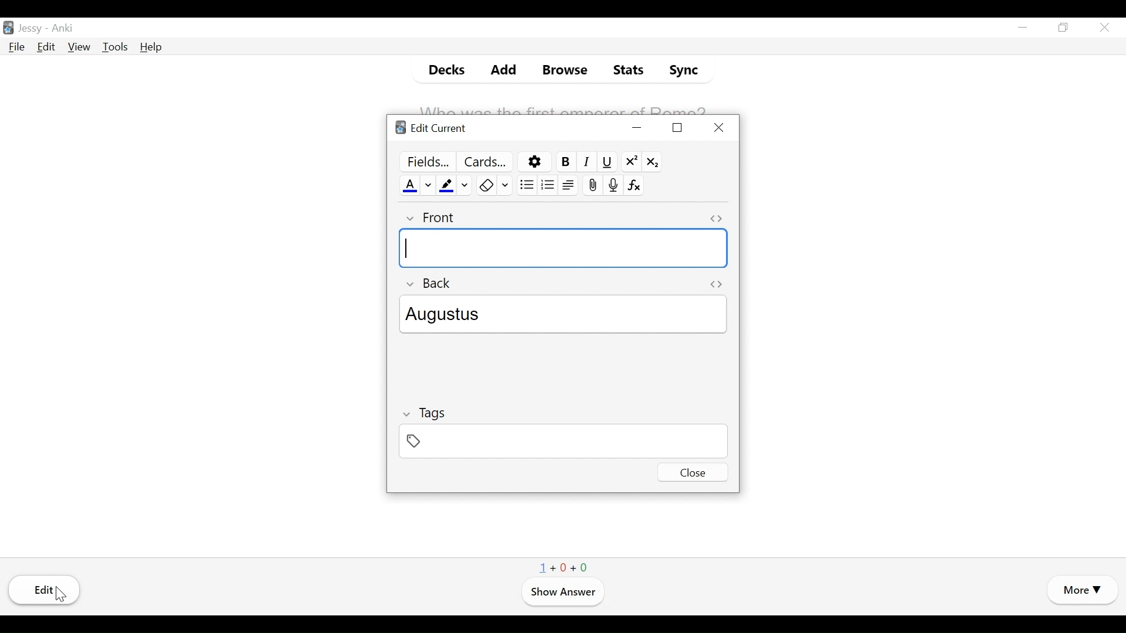 The width and height of the screenshot is (1126, 633). What do you see at coordinates (1081, 591) in the screenshot?
I see `More Options` at bounding box center [1081, 591].